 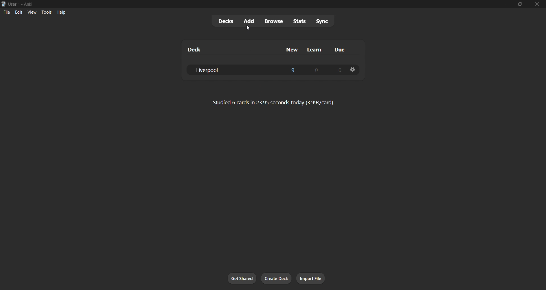 I want to click on close, so click(x=537, y=4).